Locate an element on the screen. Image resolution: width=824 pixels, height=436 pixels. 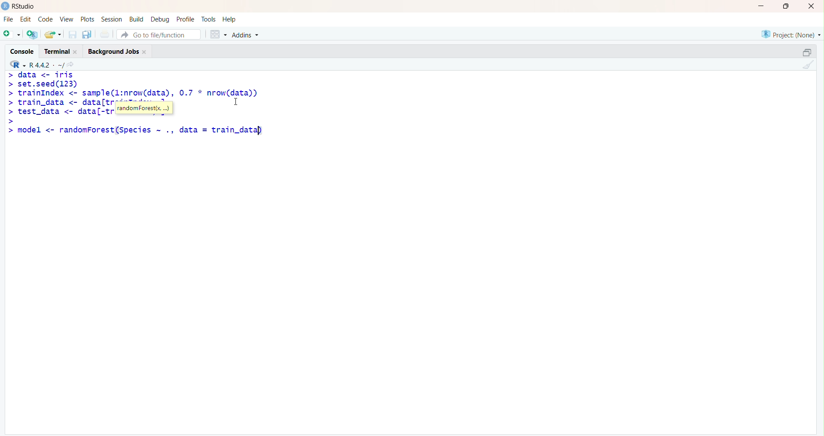
Help is located at coordinates (230, 20).